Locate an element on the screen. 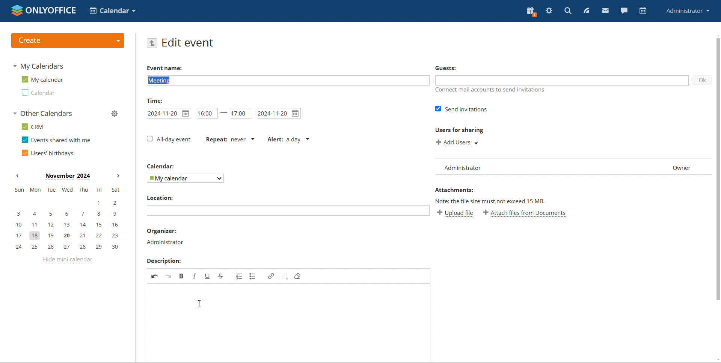 Image resolution: width=721 pixels, height=363 pixels. unlink is located at coordinates (284, 276).